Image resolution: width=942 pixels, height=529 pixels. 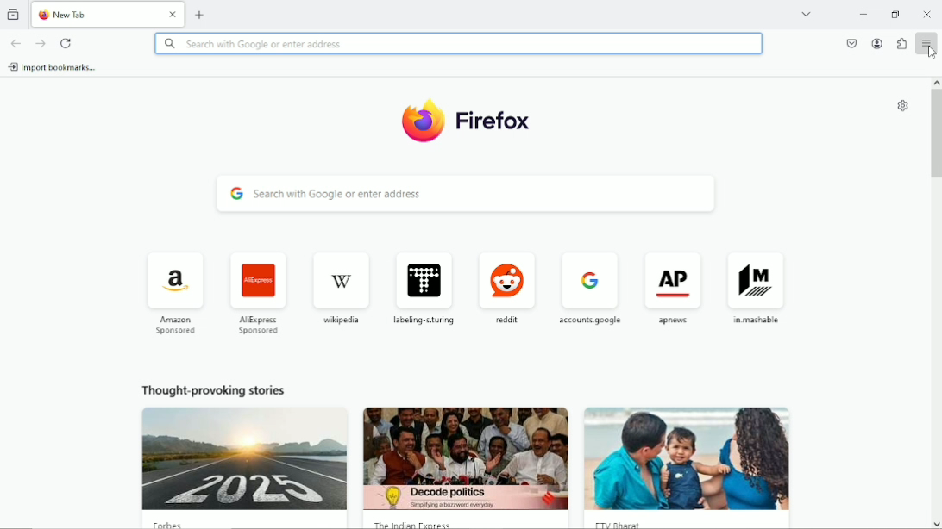 What do you see at coordinates (175, 524) in the screenshot?
I see `forbes` at bounding box center [175, 524].